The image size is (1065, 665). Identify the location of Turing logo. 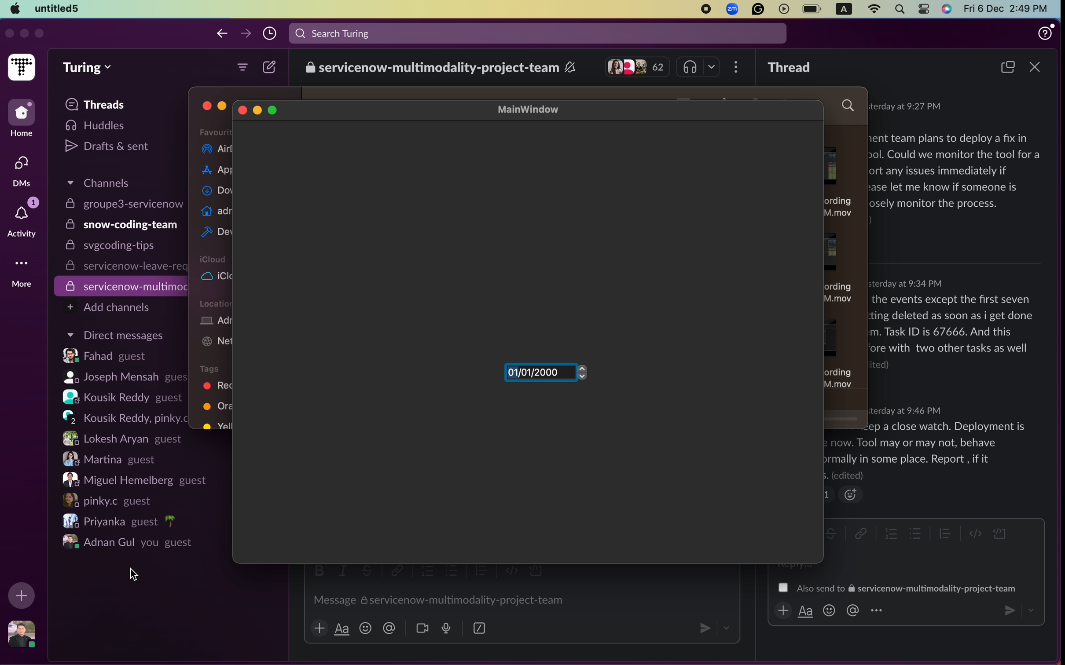
(22, 68).